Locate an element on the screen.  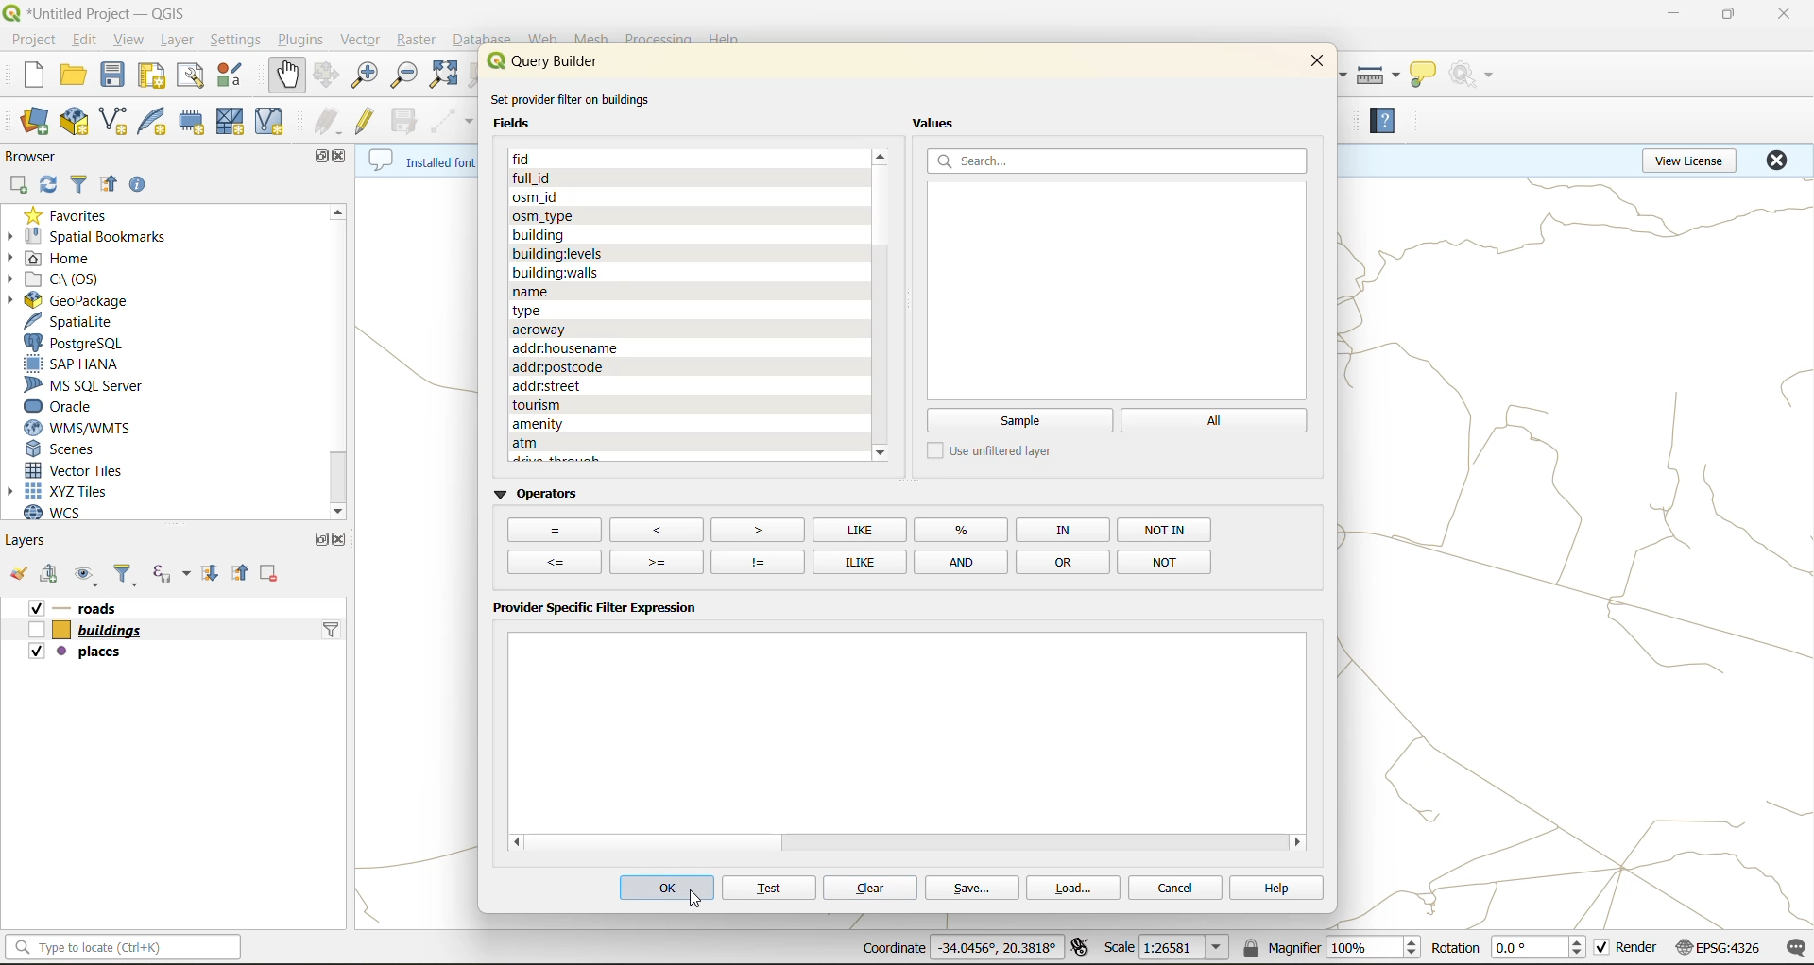
new shapefile is located at coordinates (116, 117).